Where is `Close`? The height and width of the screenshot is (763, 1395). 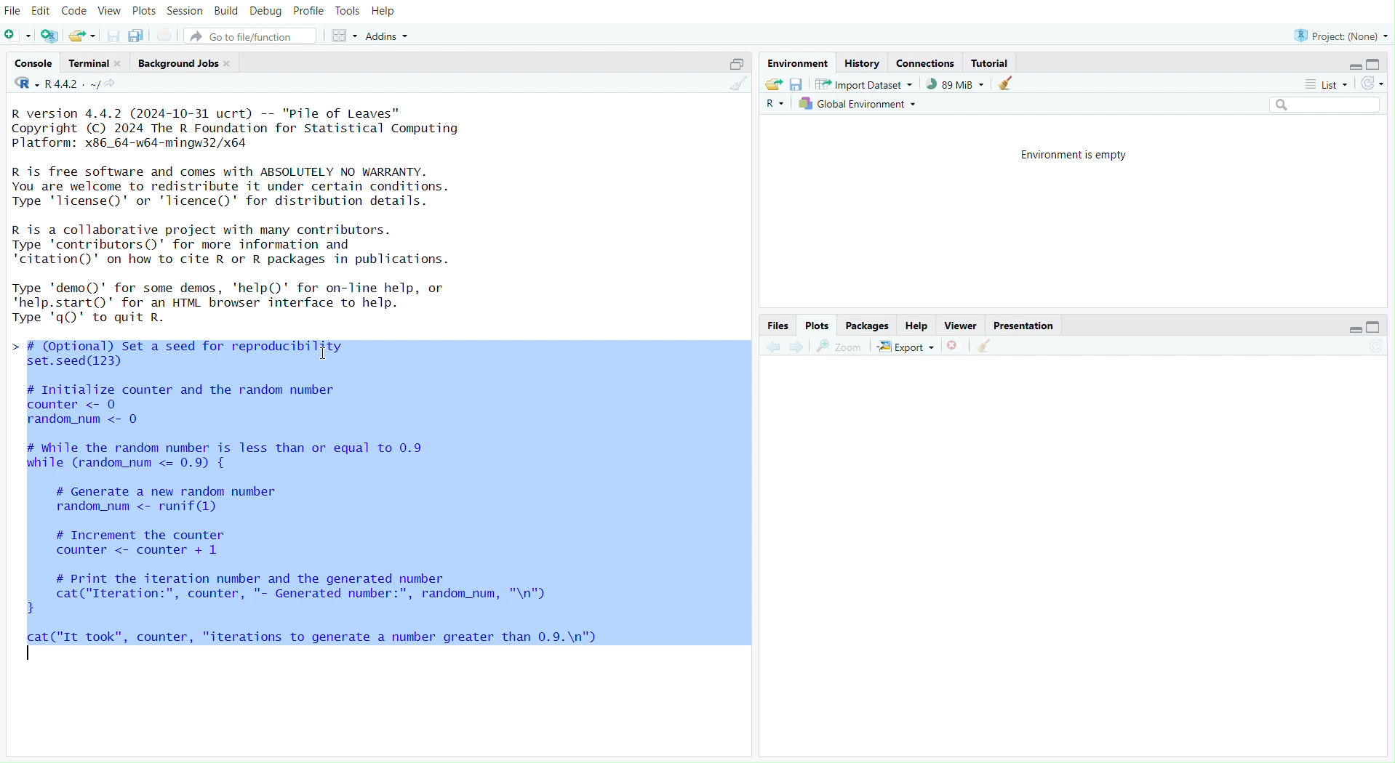 Close is located at coordinates (957, 345).